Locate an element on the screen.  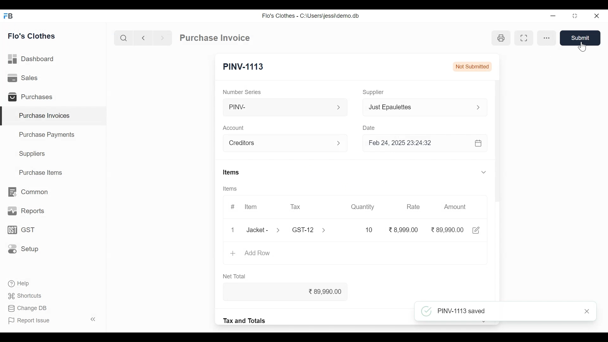
Close is located at coordinates (588, 312).